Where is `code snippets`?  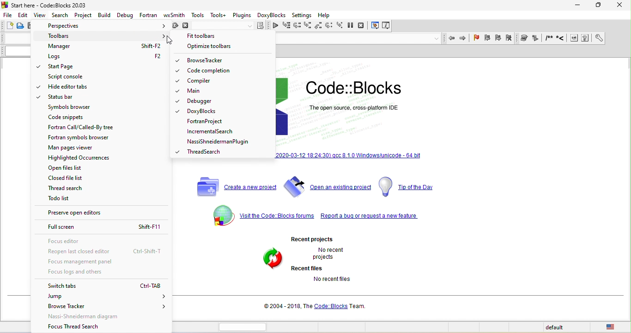
code snippets is located at coordinates (78, 118).